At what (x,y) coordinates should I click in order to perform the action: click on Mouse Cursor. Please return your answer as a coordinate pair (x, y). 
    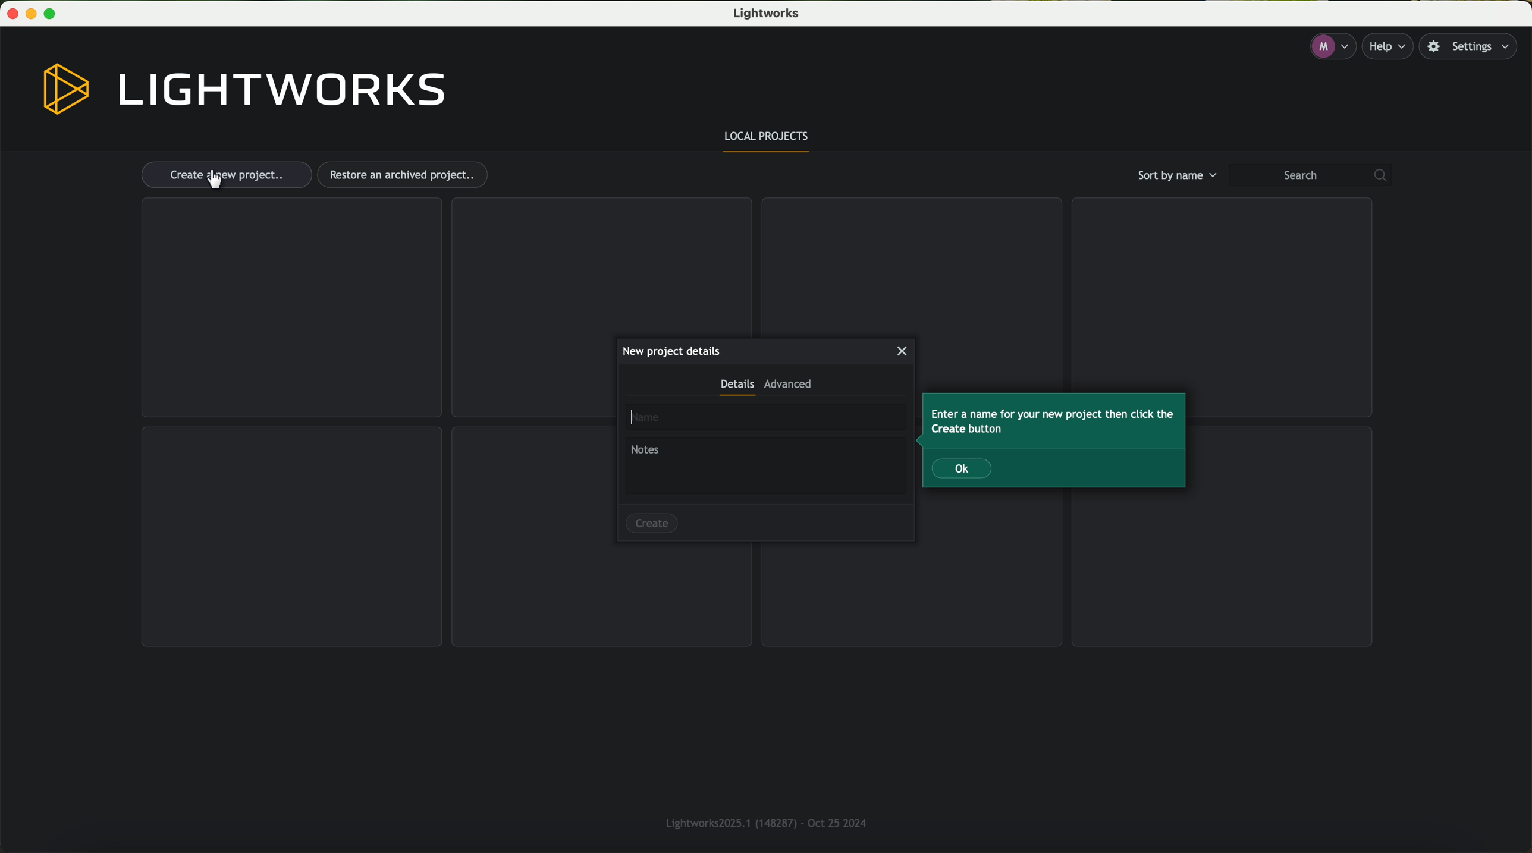
    Looking at the image, I should click on (215, 180).